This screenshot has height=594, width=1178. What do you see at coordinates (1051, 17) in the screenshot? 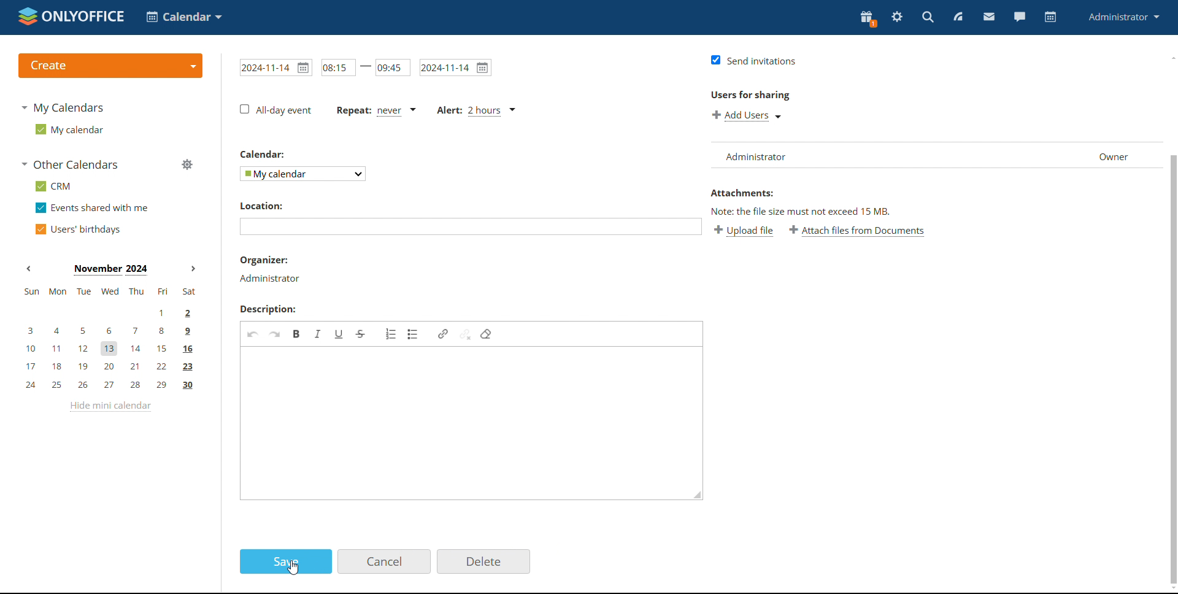
I see `calendar` at bounding box center [1051, 17].